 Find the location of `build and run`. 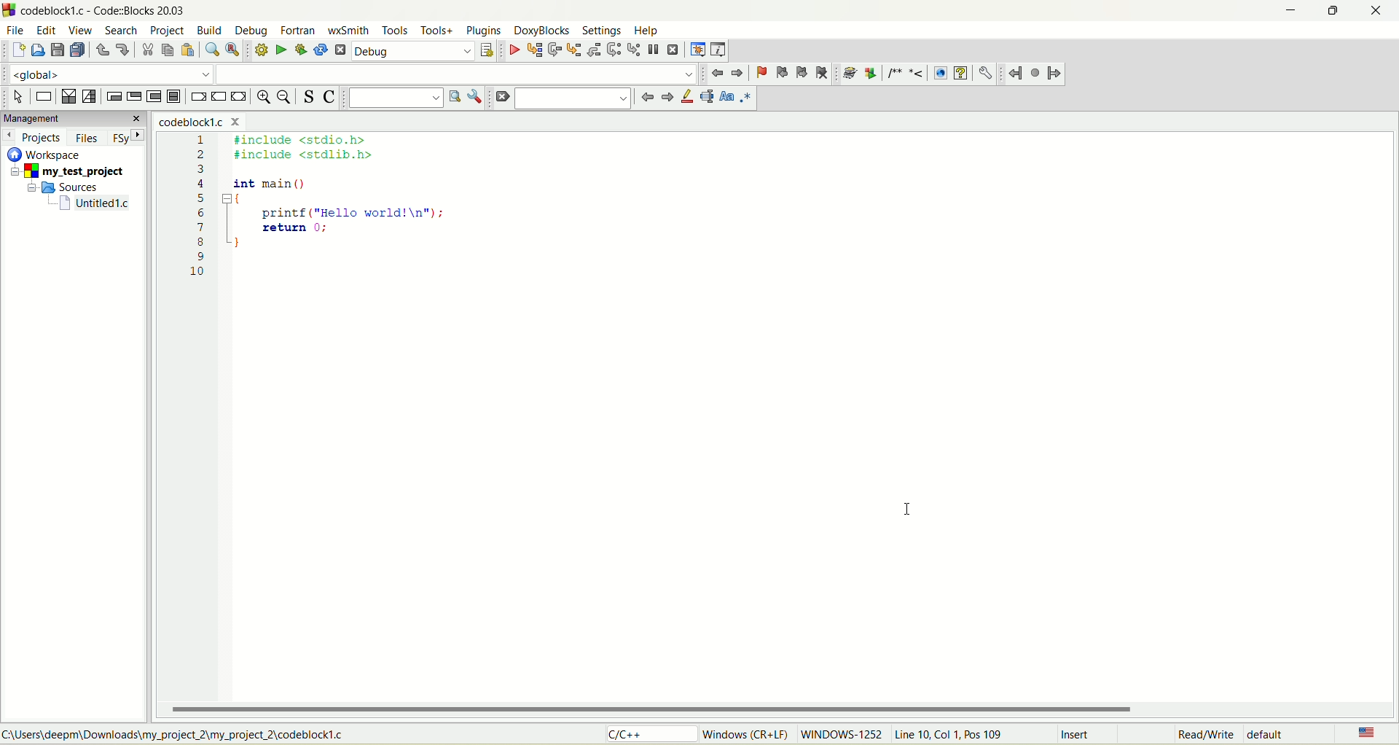

build and run is located at coordinates (302, 50).